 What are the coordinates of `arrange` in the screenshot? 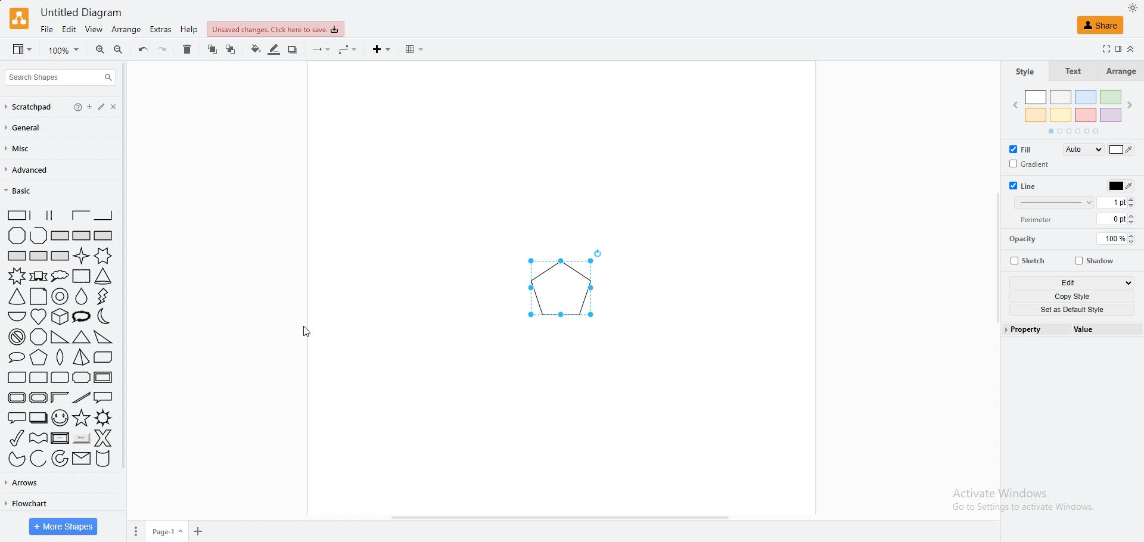 It's located at (1120, 71).